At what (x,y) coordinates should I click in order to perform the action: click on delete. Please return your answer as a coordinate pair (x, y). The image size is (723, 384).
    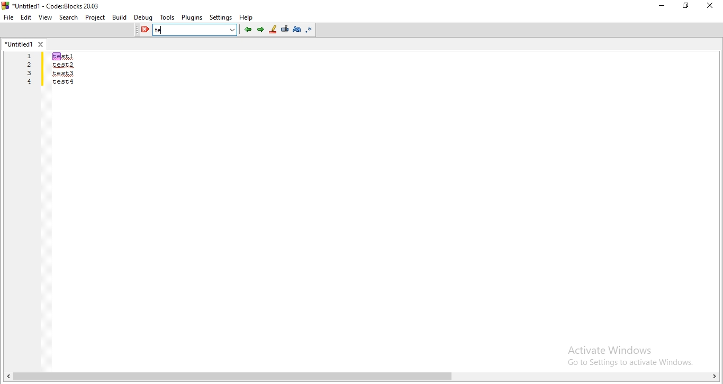
    Looking at the image, I should click on (143, 30).